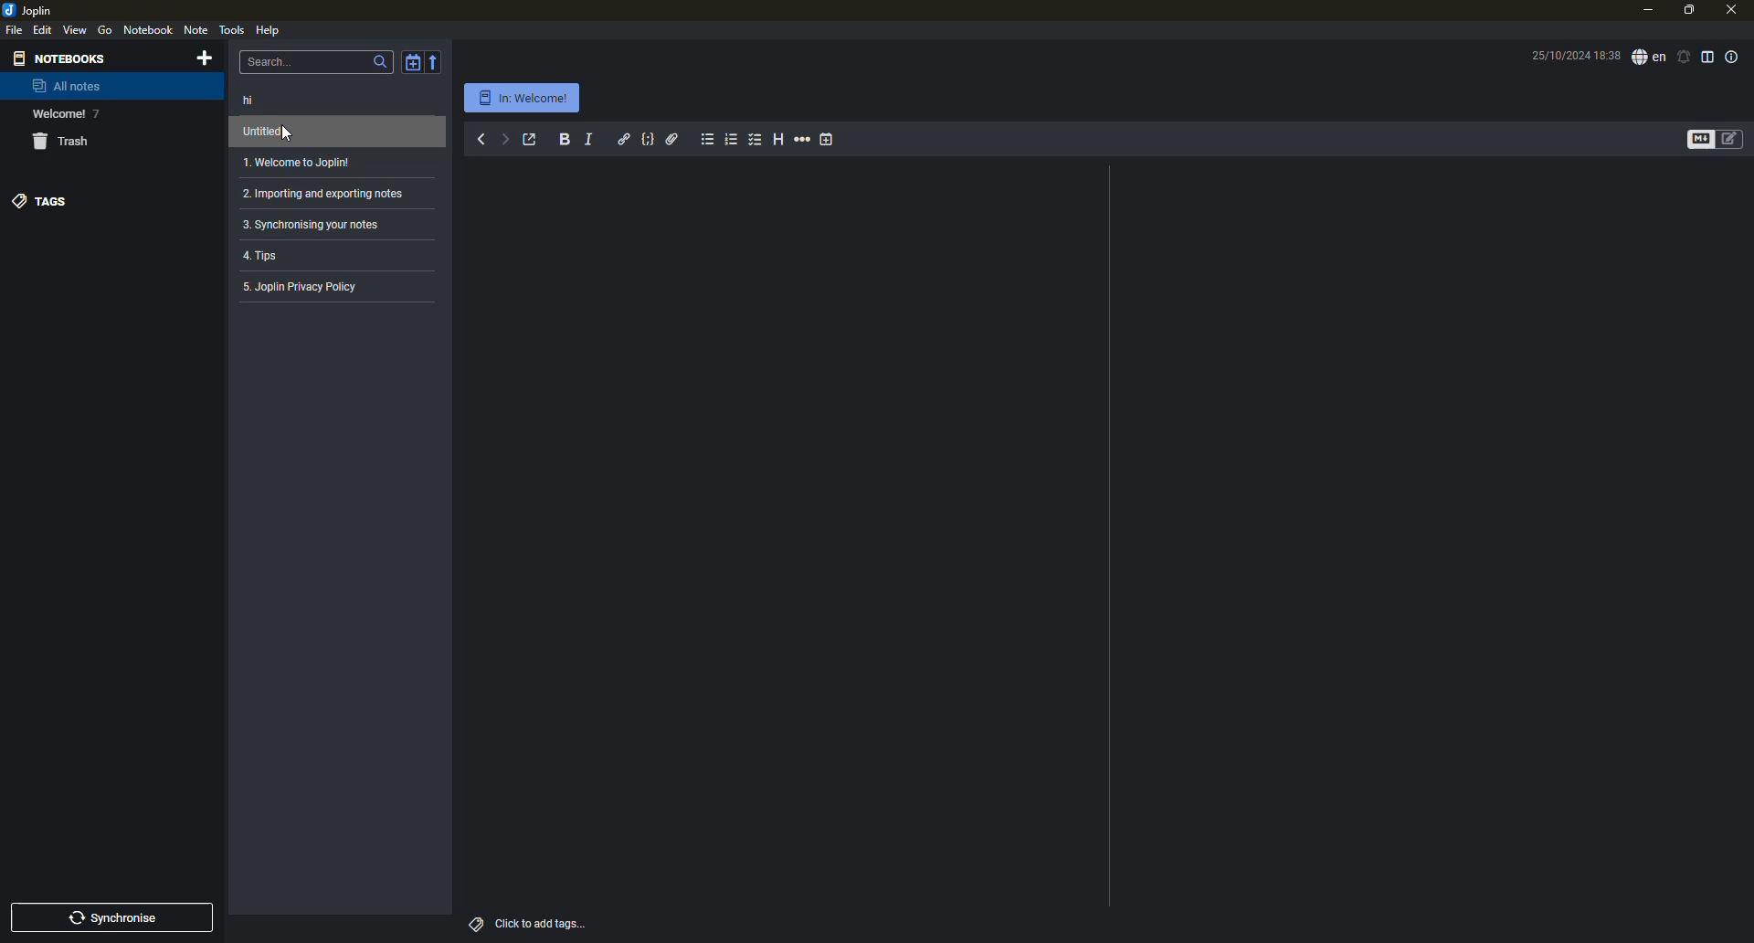  What do you see at coordinates (542, 924) in the screenshot?
I see `click to add tags` at bounding box center [542, 924].